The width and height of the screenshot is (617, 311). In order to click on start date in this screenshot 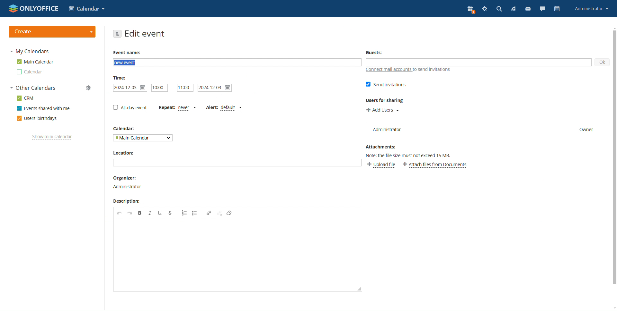, I will do `click(130, 88)`.